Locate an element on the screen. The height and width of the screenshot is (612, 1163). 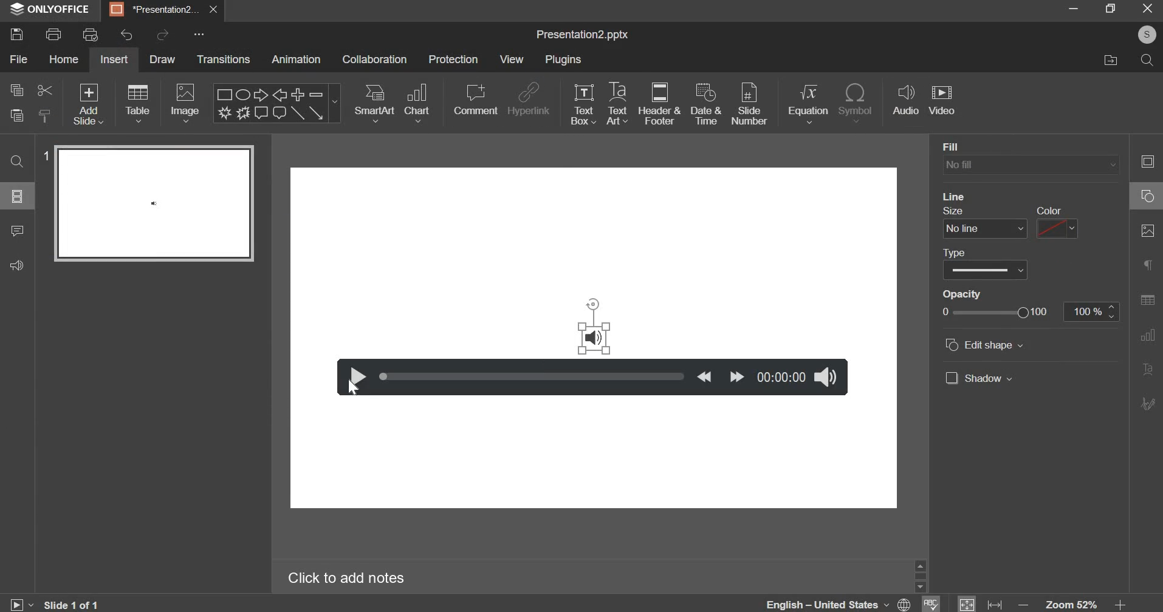
view is located at coordinates (512, 58).